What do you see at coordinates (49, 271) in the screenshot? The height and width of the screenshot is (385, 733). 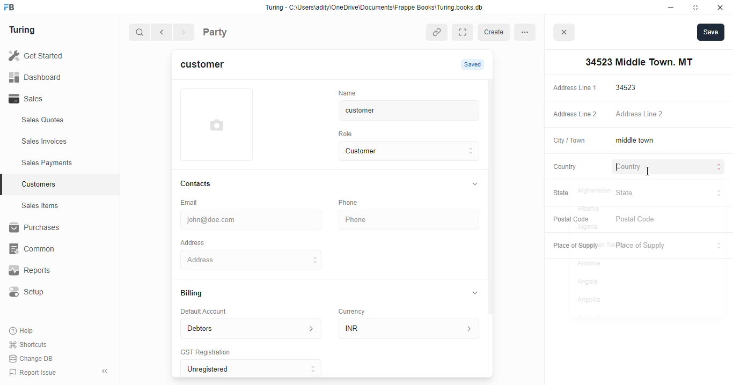 I see `Reports` at bounding box center [49, 271].